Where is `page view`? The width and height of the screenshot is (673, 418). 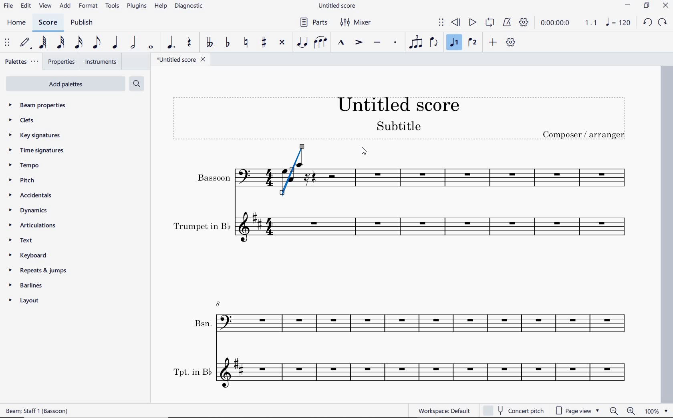
page view is located at coordinates (576, 410).